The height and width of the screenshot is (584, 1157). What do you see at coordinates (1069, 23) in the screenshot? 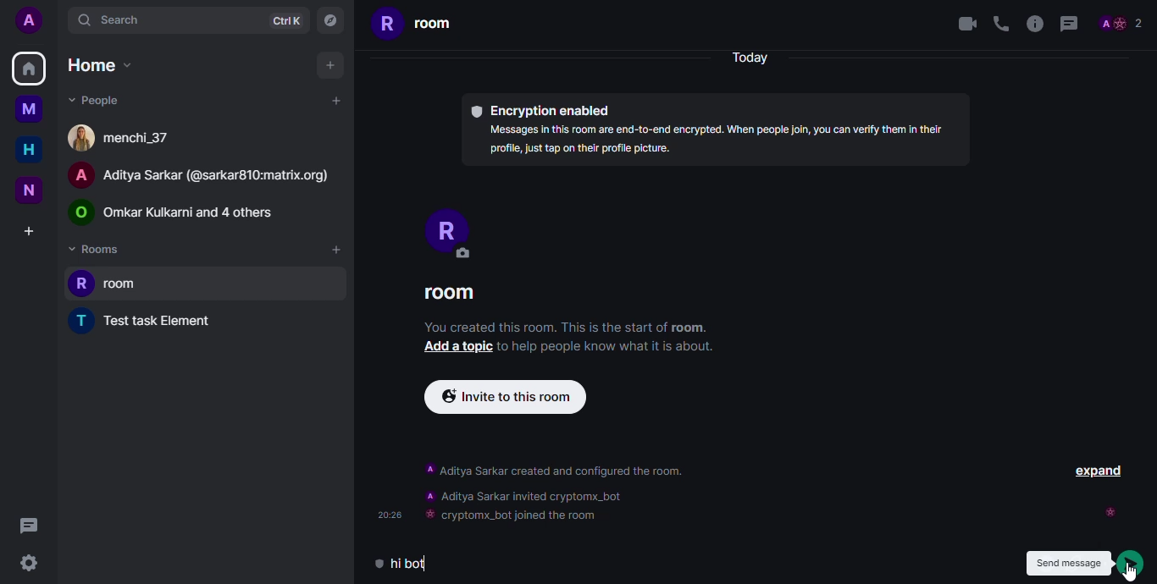
I see `threads` at bounding box center [1069, 23].